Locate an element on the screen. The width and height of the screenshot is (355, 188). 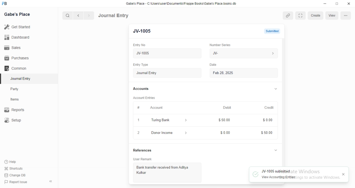
turing bank is located at coordinates (168, 121).